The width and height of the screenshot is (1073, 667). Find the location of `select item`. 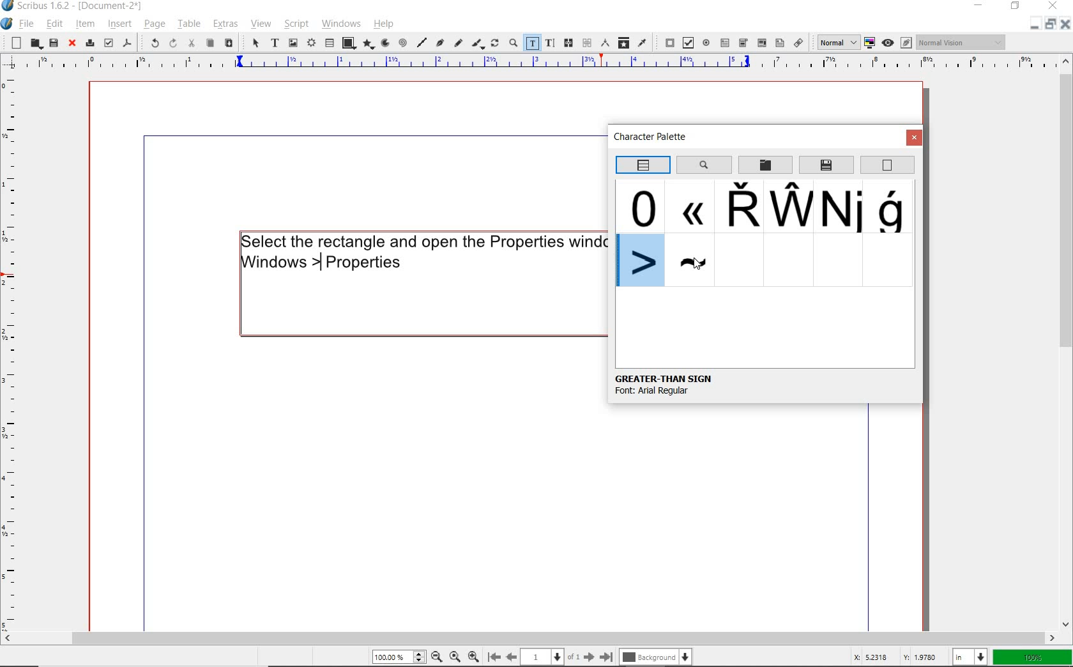

select item is located at coordinates (255, 44).